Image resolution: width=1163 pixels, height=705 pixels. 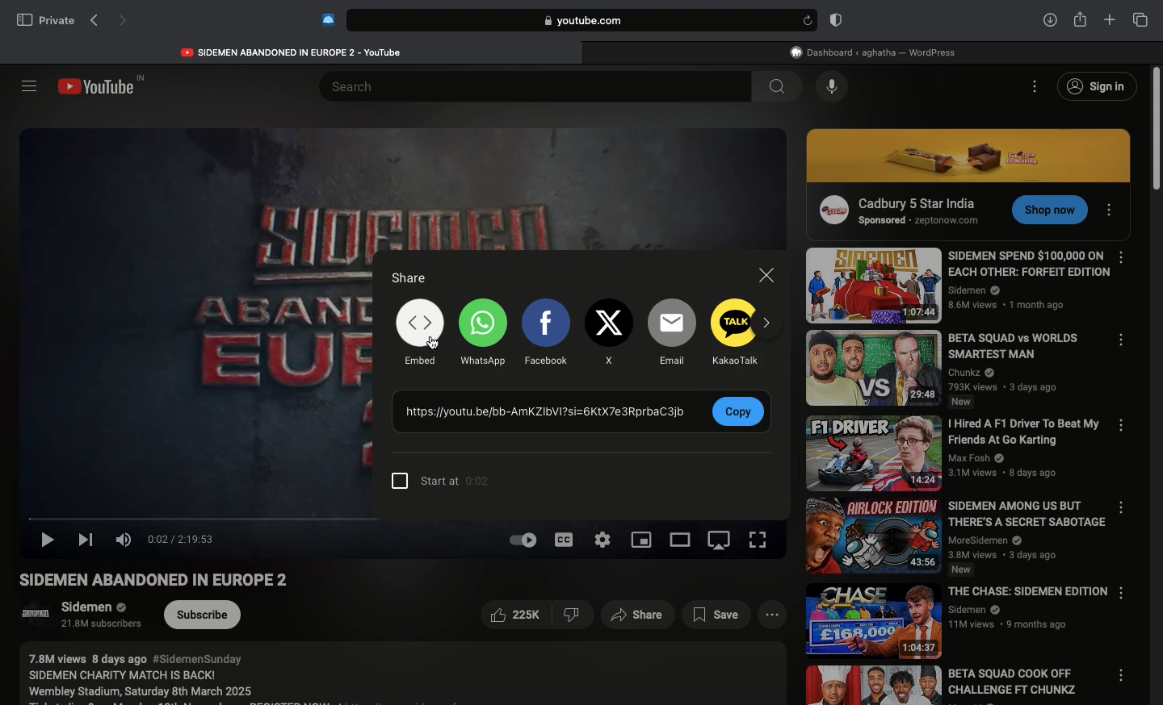 I want to click on Copy, so click(x=741, y=412).